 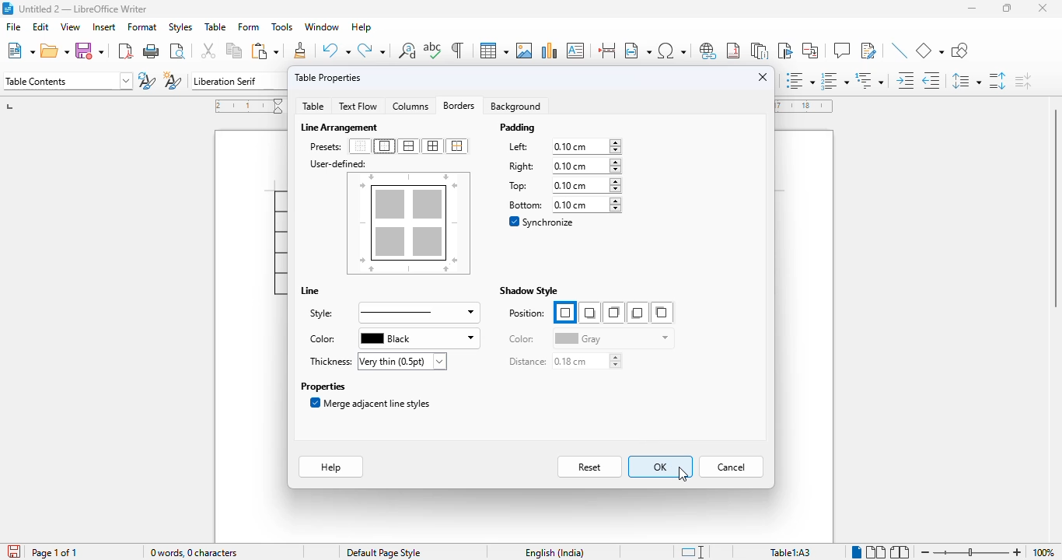 What do you see at coordinates (1050, 206) in the screenshot?
I see `vertical scroll bar` at bounding box center [1050, 206].